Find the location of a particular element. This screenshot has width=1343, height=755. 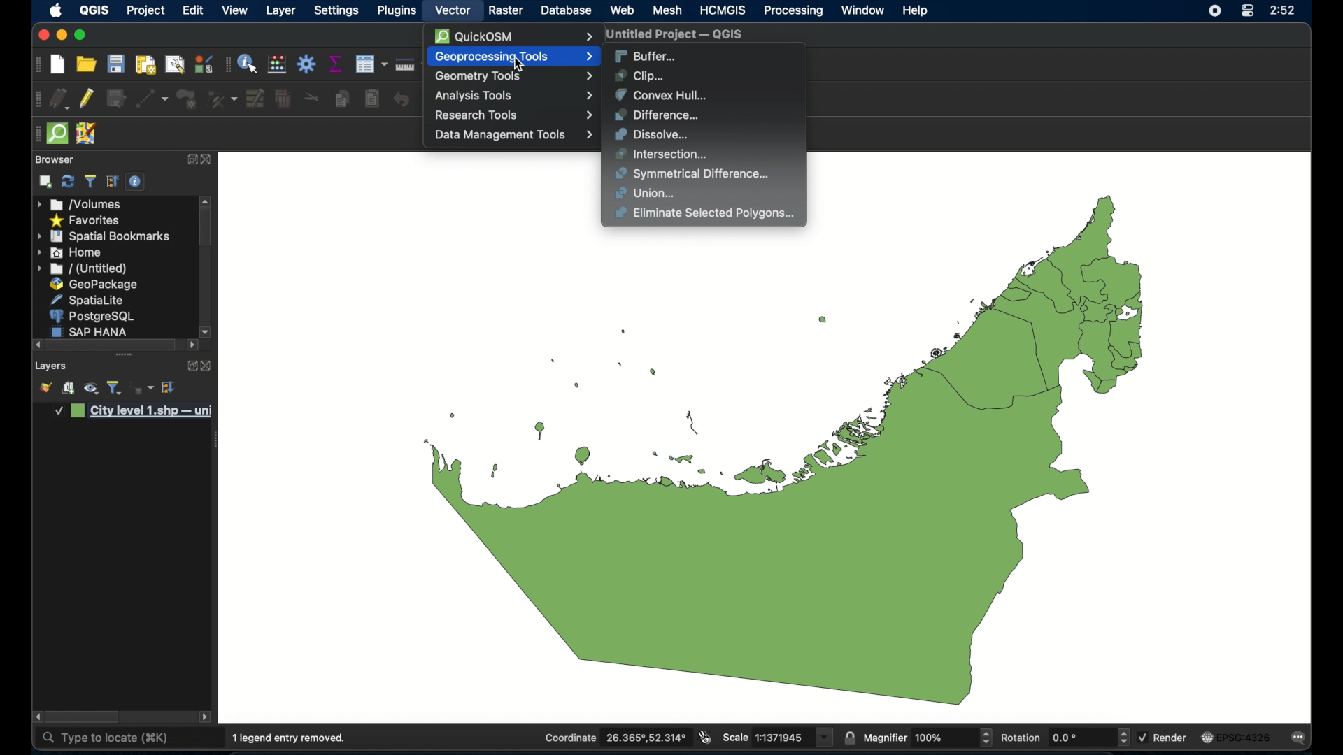

sap hana is located at coordinates (92, 331).